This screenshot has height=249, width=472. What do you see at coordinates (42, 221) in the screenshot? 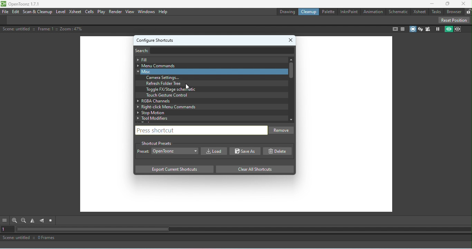
I see `Flip vertically` at bounding box center [42, 221].